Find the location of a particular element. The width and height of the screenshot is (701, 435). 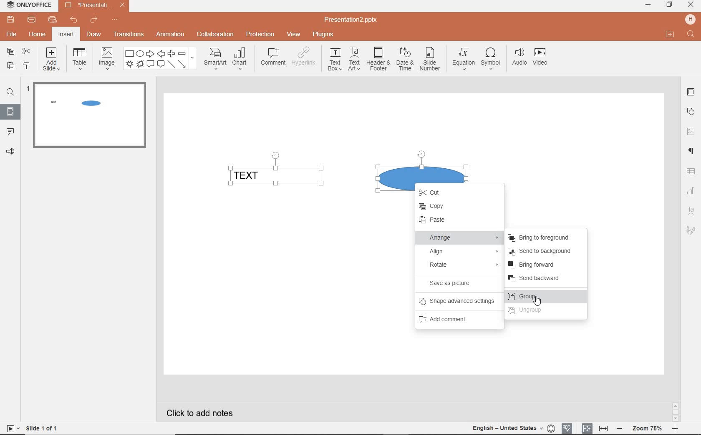

print is located at coordinates (32, 20).